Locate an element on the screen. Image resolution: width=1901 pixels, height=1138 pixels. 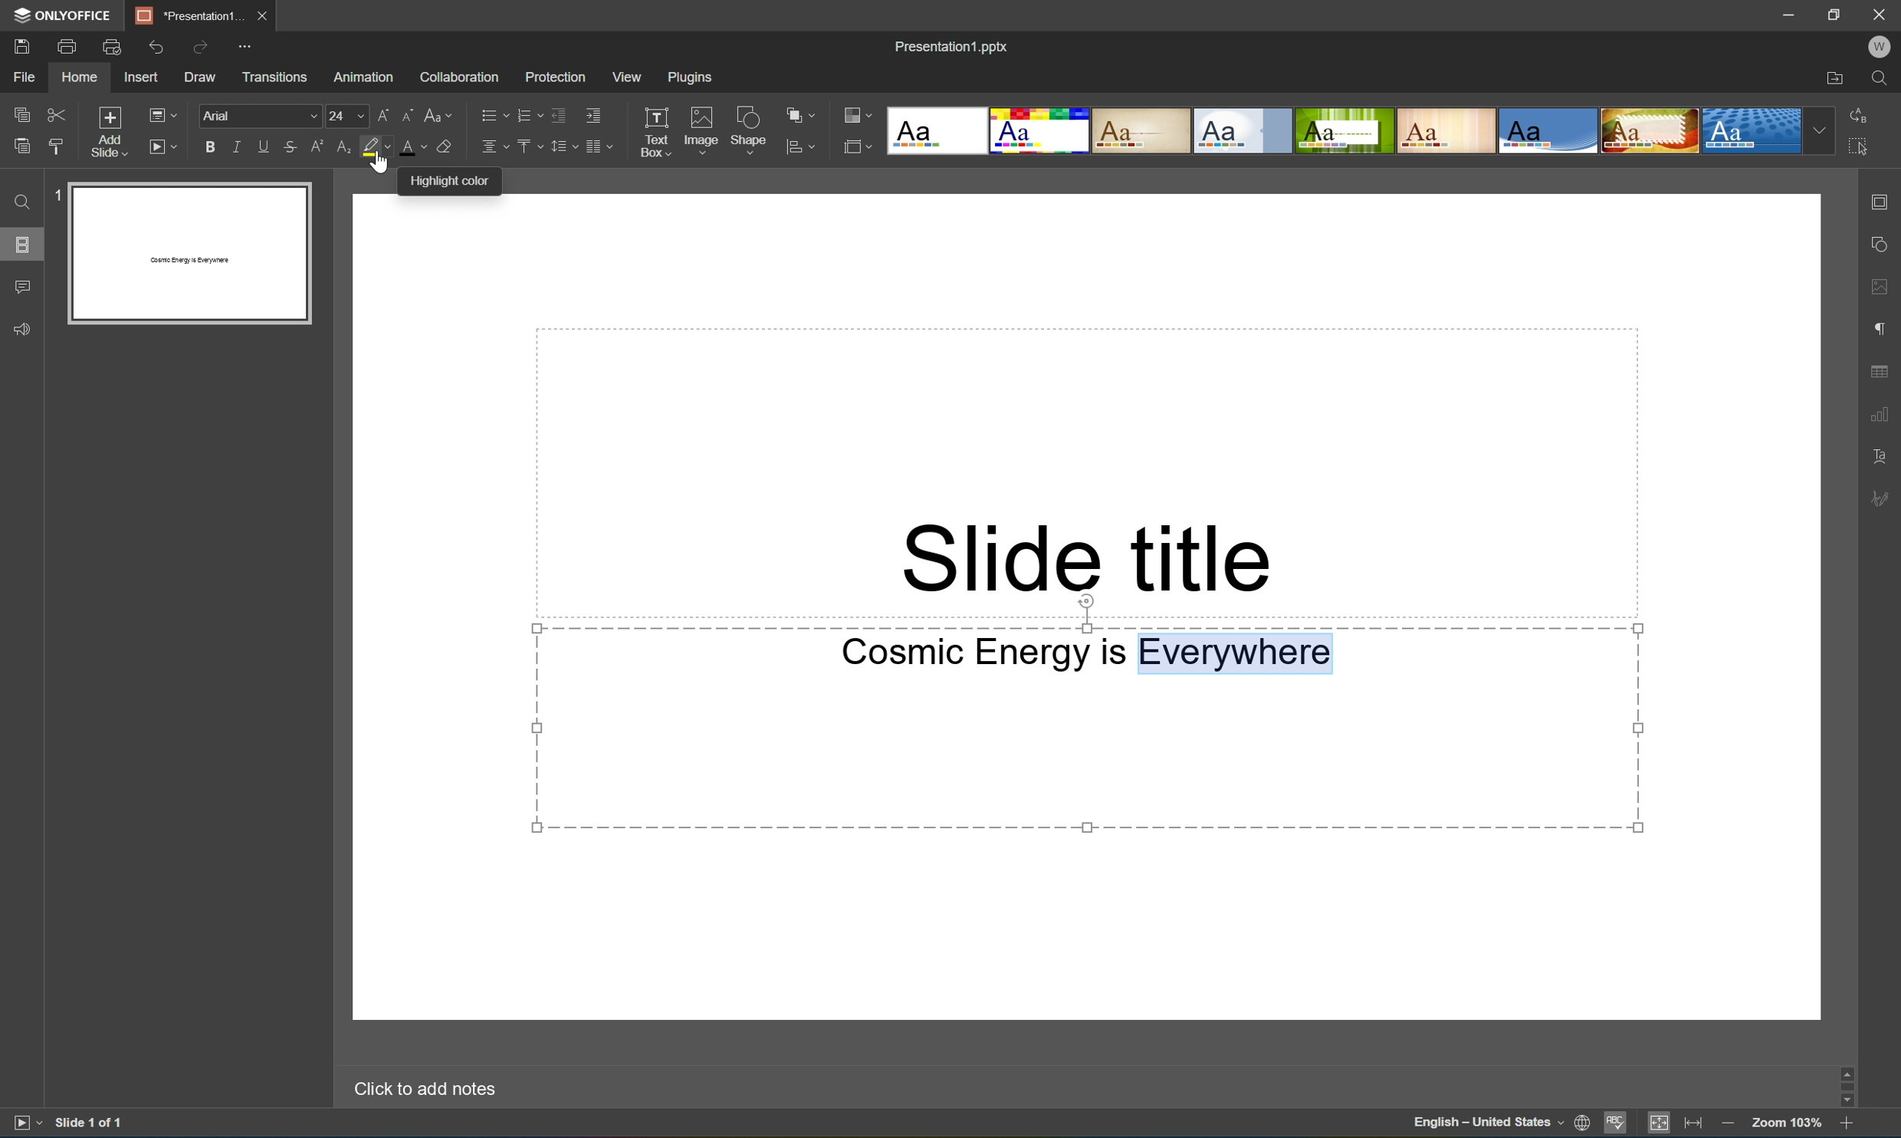
Copy is located at coordinates (22, 114).